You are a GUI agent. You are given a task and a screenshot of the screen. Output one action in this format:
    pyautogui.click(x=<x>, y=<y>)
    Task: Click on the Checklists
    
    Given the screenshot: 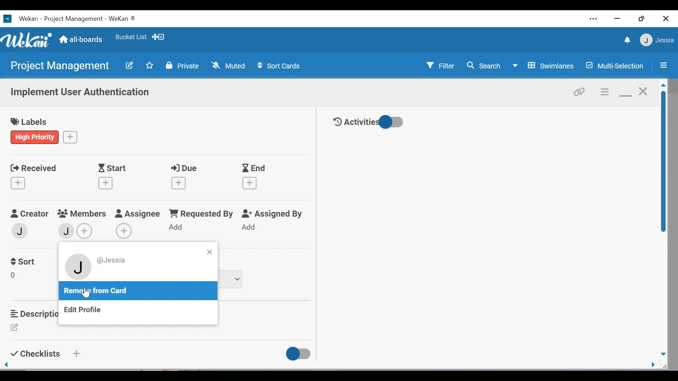 What is the action you would take?
    pyautogui.click(x=34, y=353)
    